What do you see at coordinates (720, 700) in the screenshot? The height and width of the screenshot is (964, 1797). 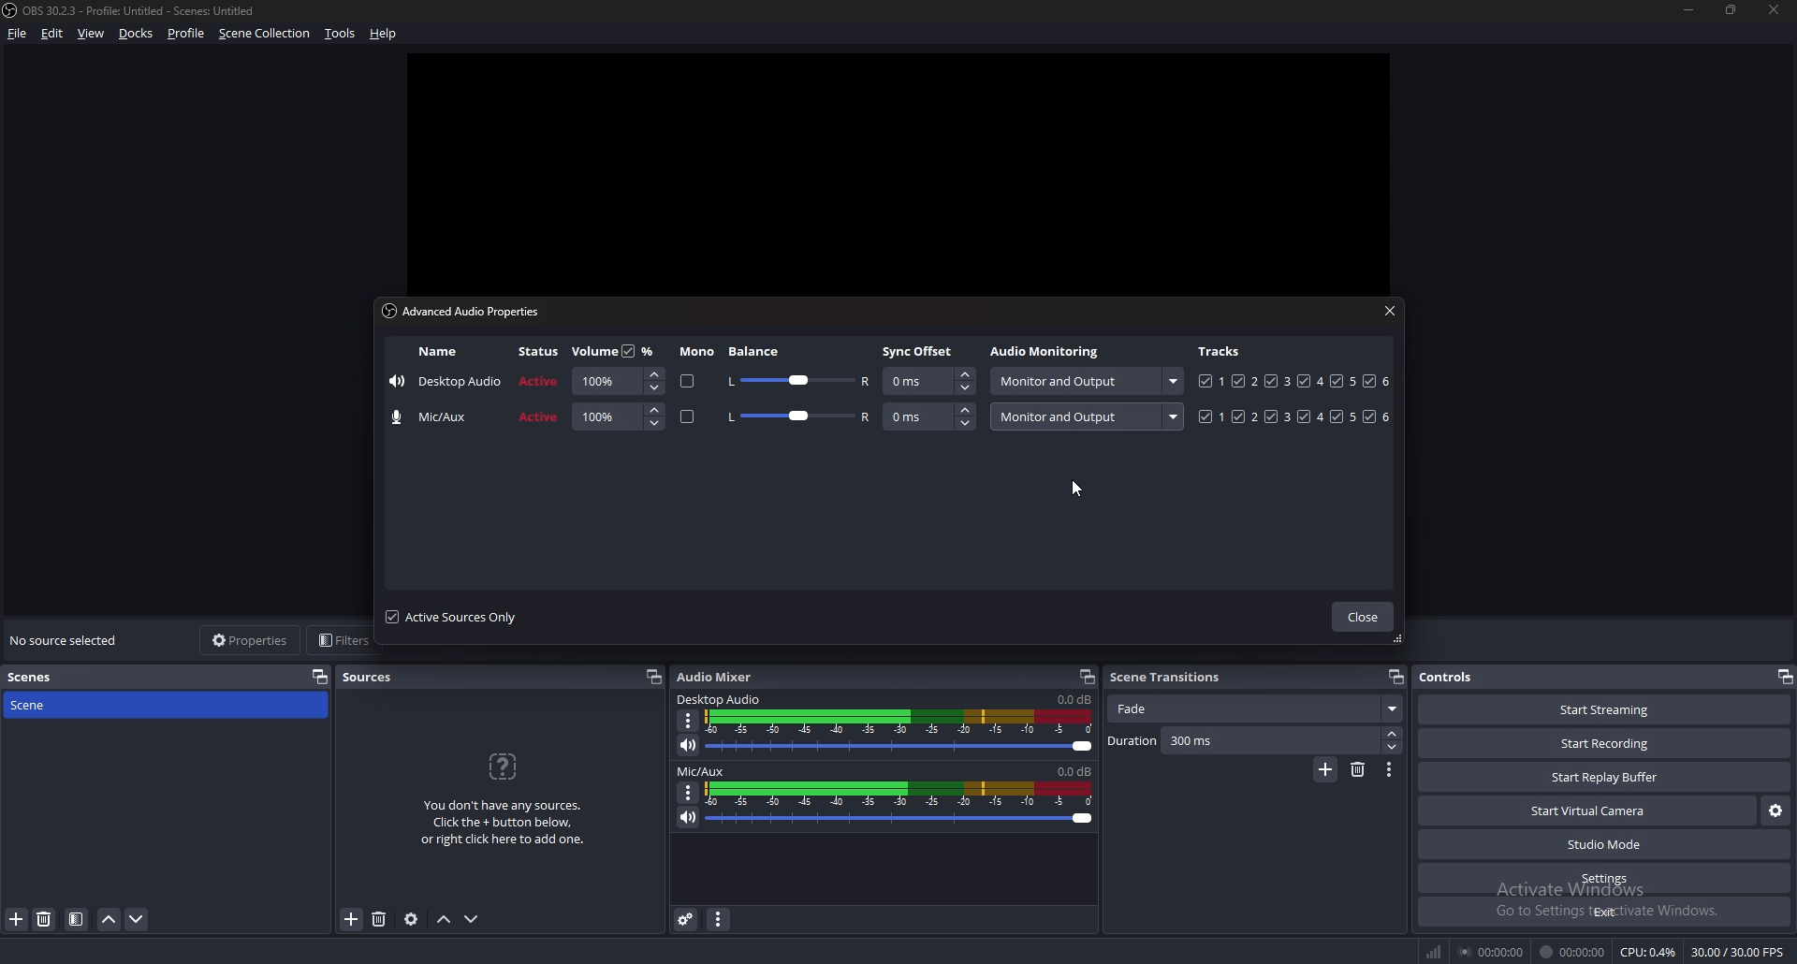 I see `desktop audio` at bounding box center [720, 700].